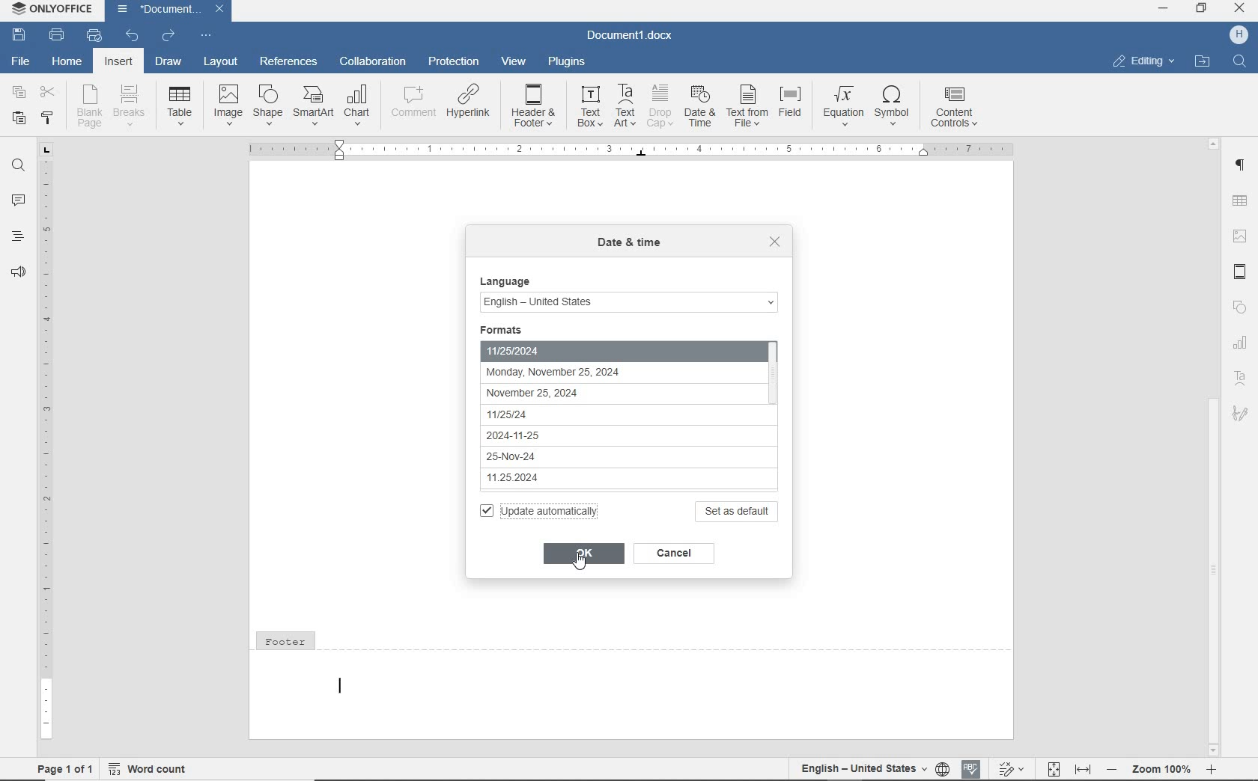 The height and width of the screenshot is (781, 1258). What do you see at coordinates (1242, 273) in the screenshot?
I see `header & footer` at bounding box center [1242, 273].